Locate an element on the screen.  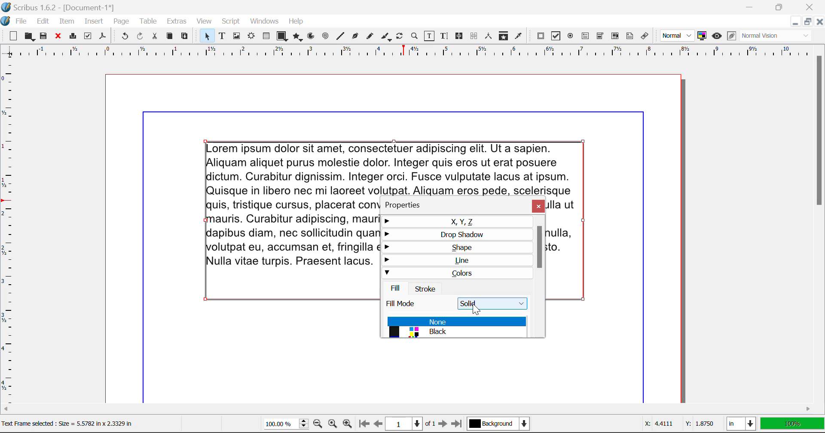
Render Frame is located at coordinates (251, 37).